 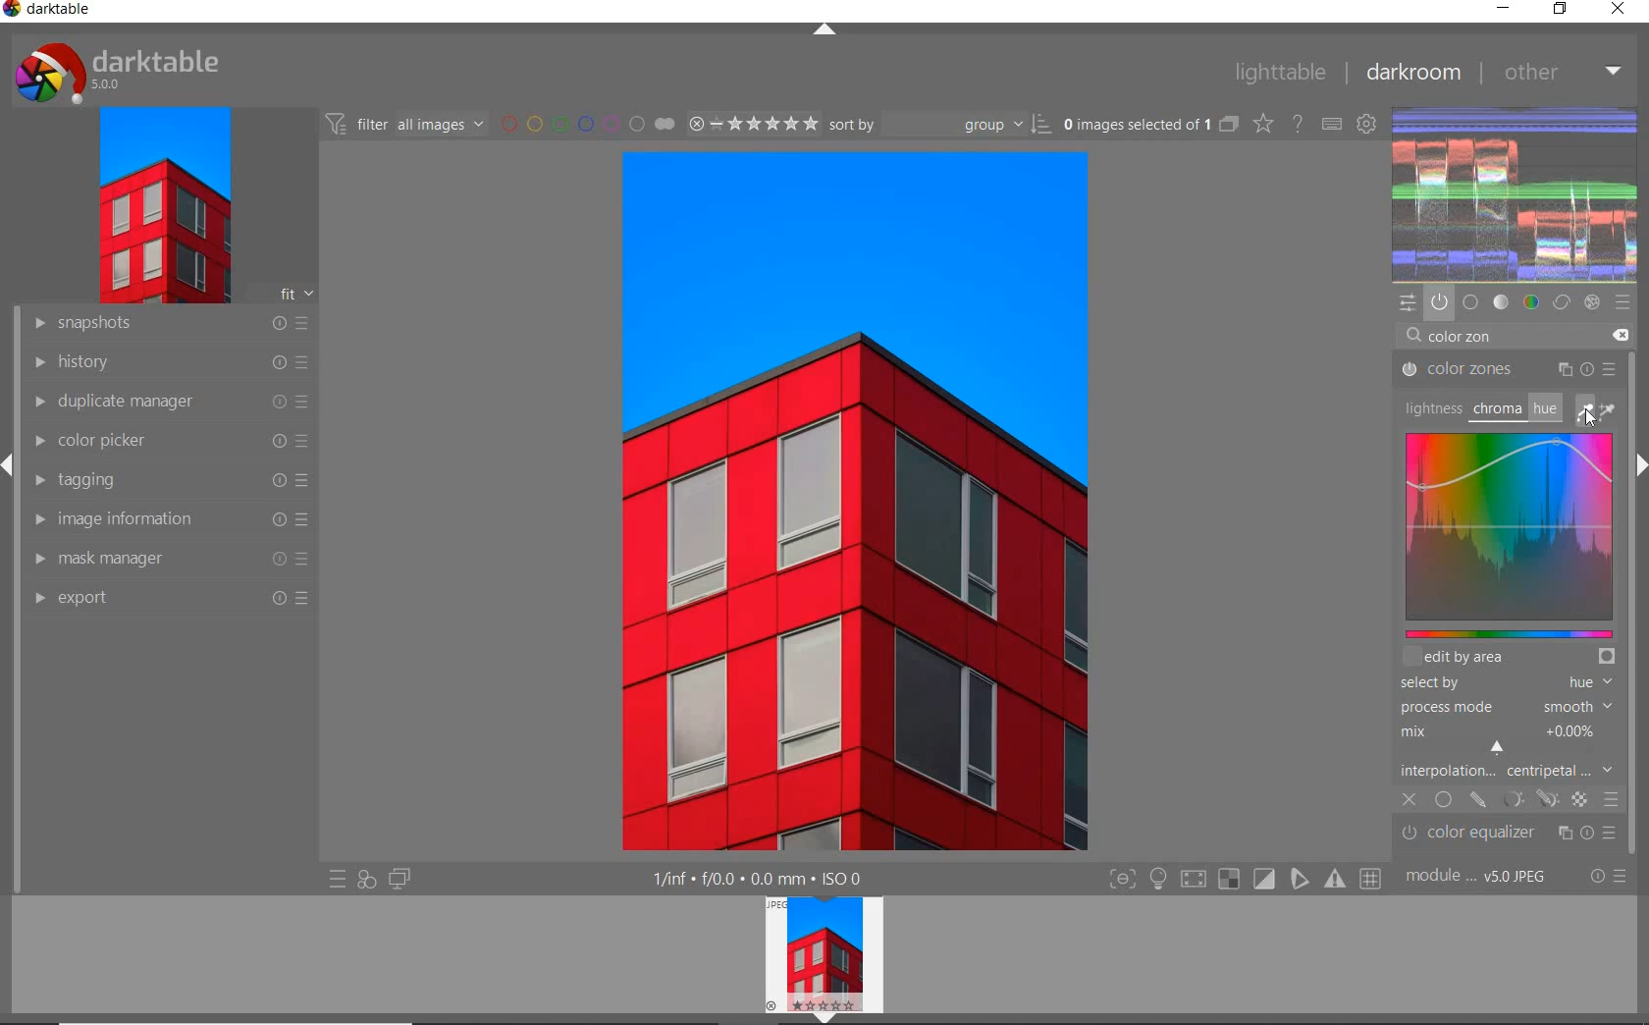 I want to click on focus mask, so click(x=1332, y=880).